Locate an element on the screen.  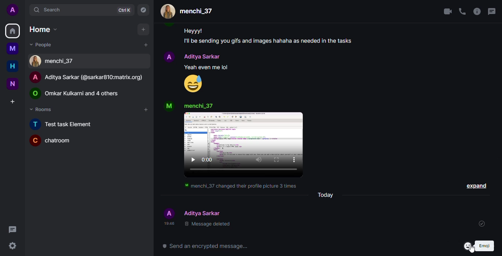
threads is located at coordinates (13, 230).